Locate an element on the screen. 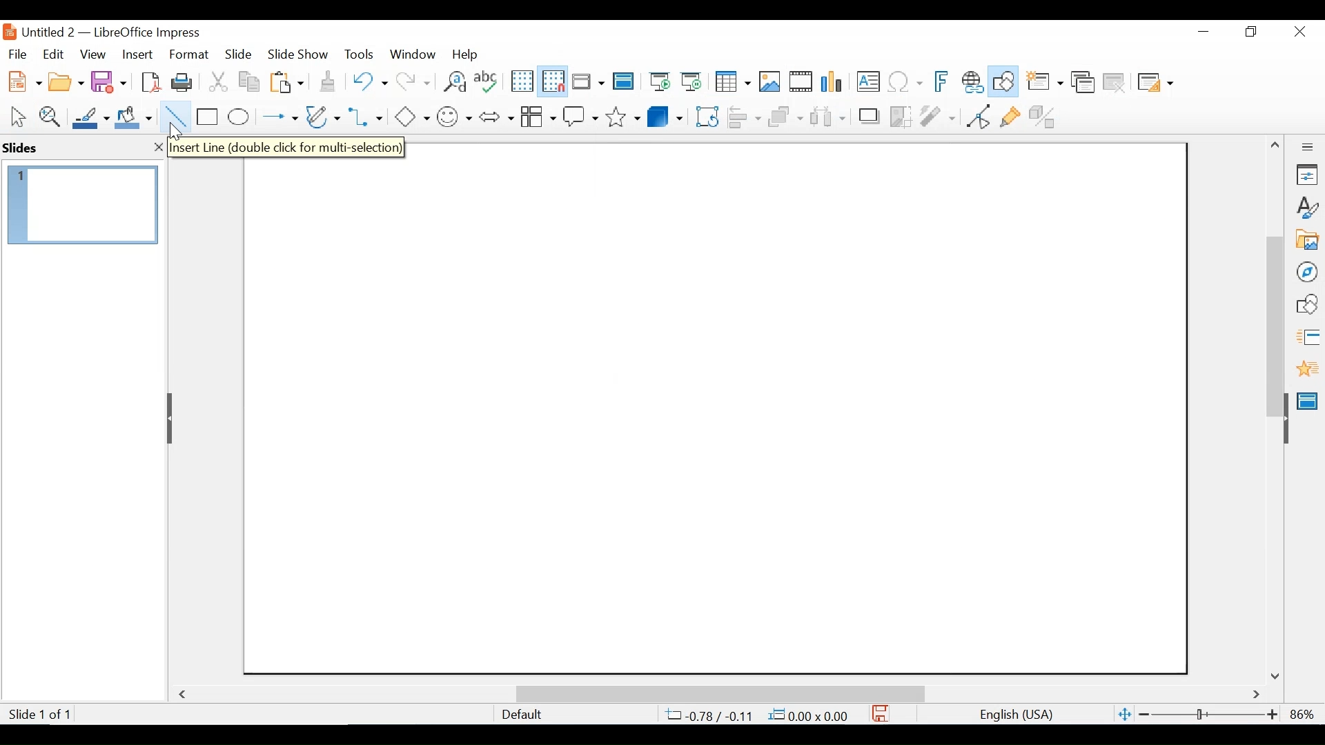  Rectangle is located at coordinates (208, 117).